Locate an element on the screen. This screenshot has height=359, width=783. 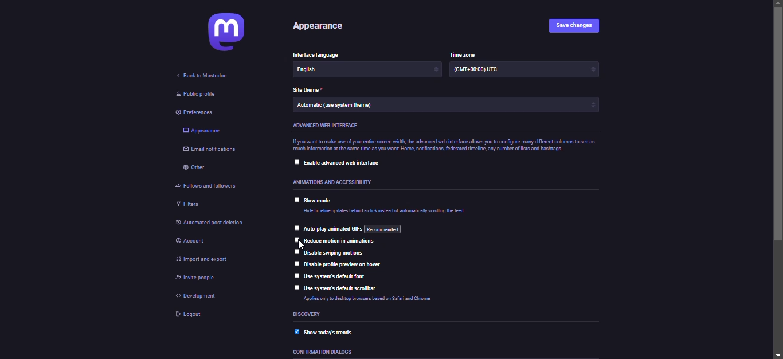
click to select is located at coordinates (295, 241).